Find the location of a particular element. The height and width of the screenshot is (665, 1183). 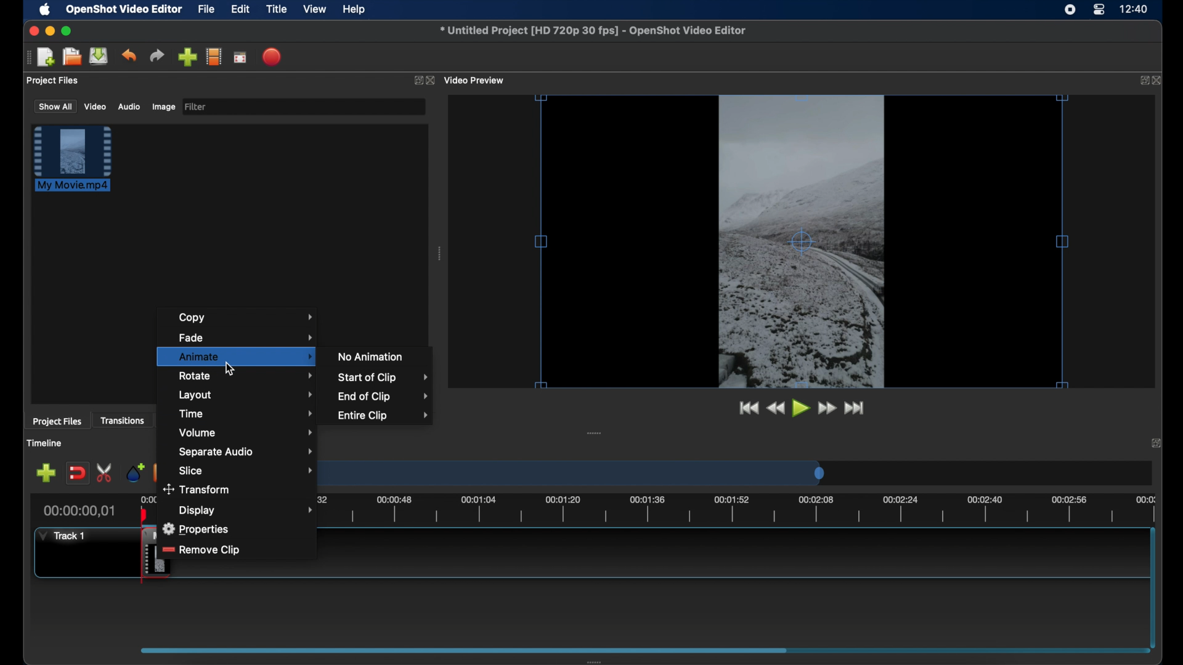

current time indicator is located at coordinates (80, 511).